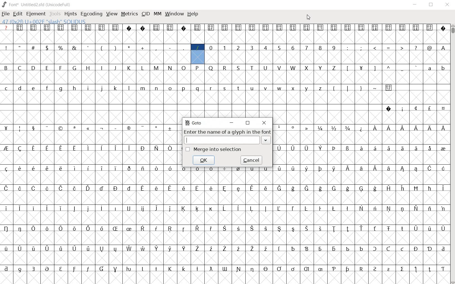  I want to click on glyph, so click(20, 68).